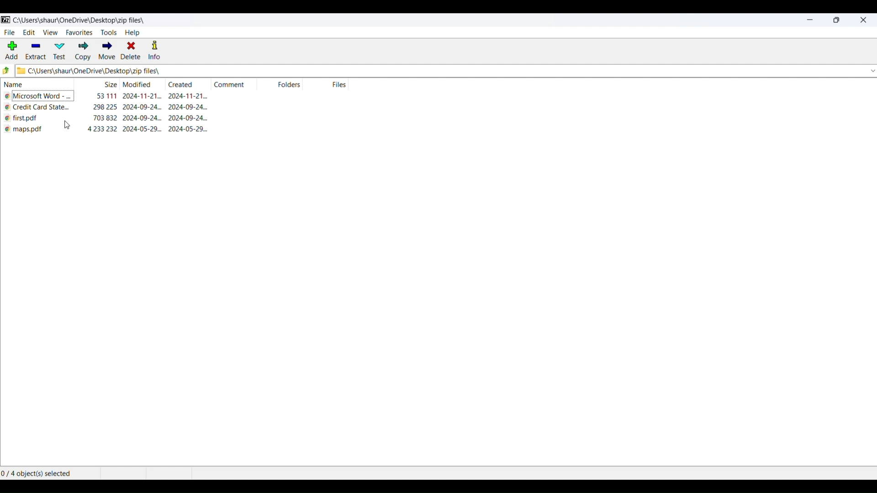 This screenshot has height=493, width=877. I want to click on file size, so click(106, 108).